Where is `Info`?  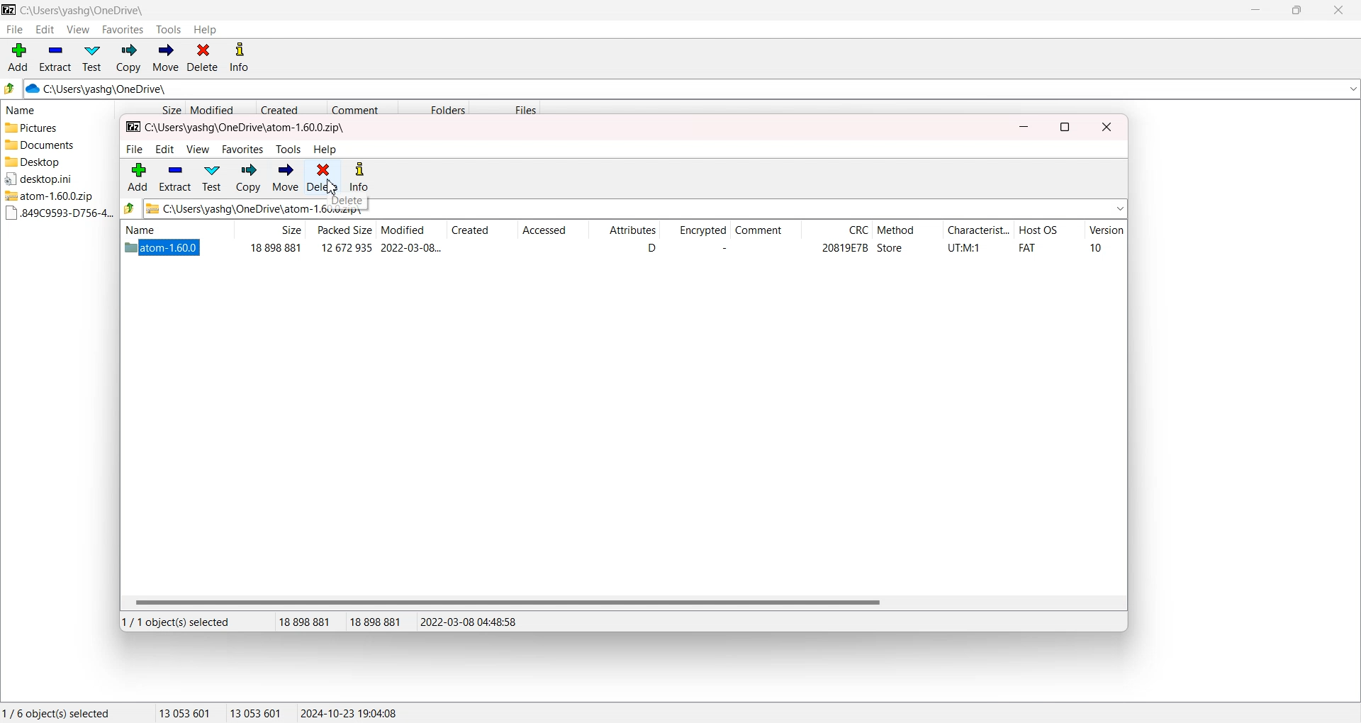
Info is located at coordinates (239, 58).